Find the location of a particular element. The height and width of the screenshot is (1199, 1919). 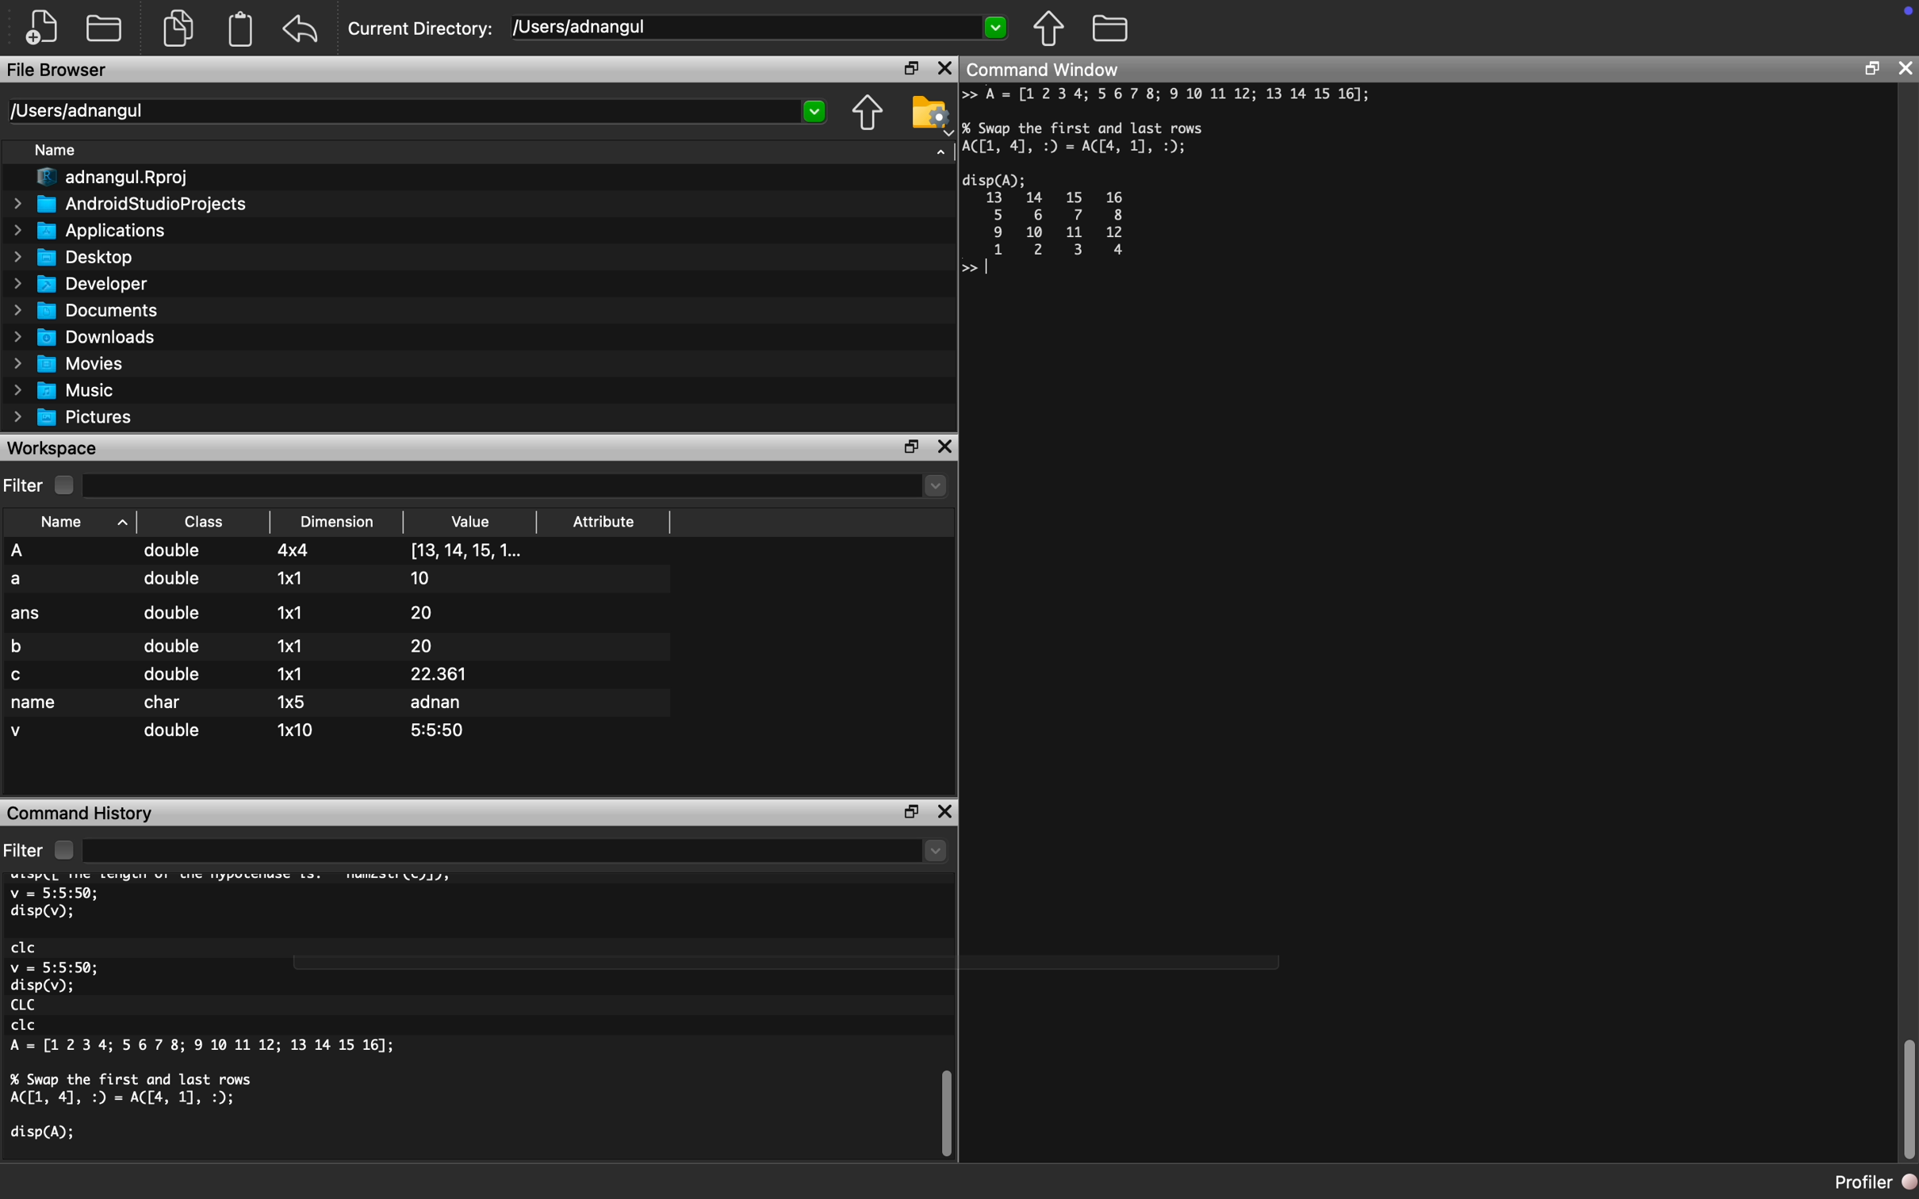

 one directory up is located at coordinates (864, 112).